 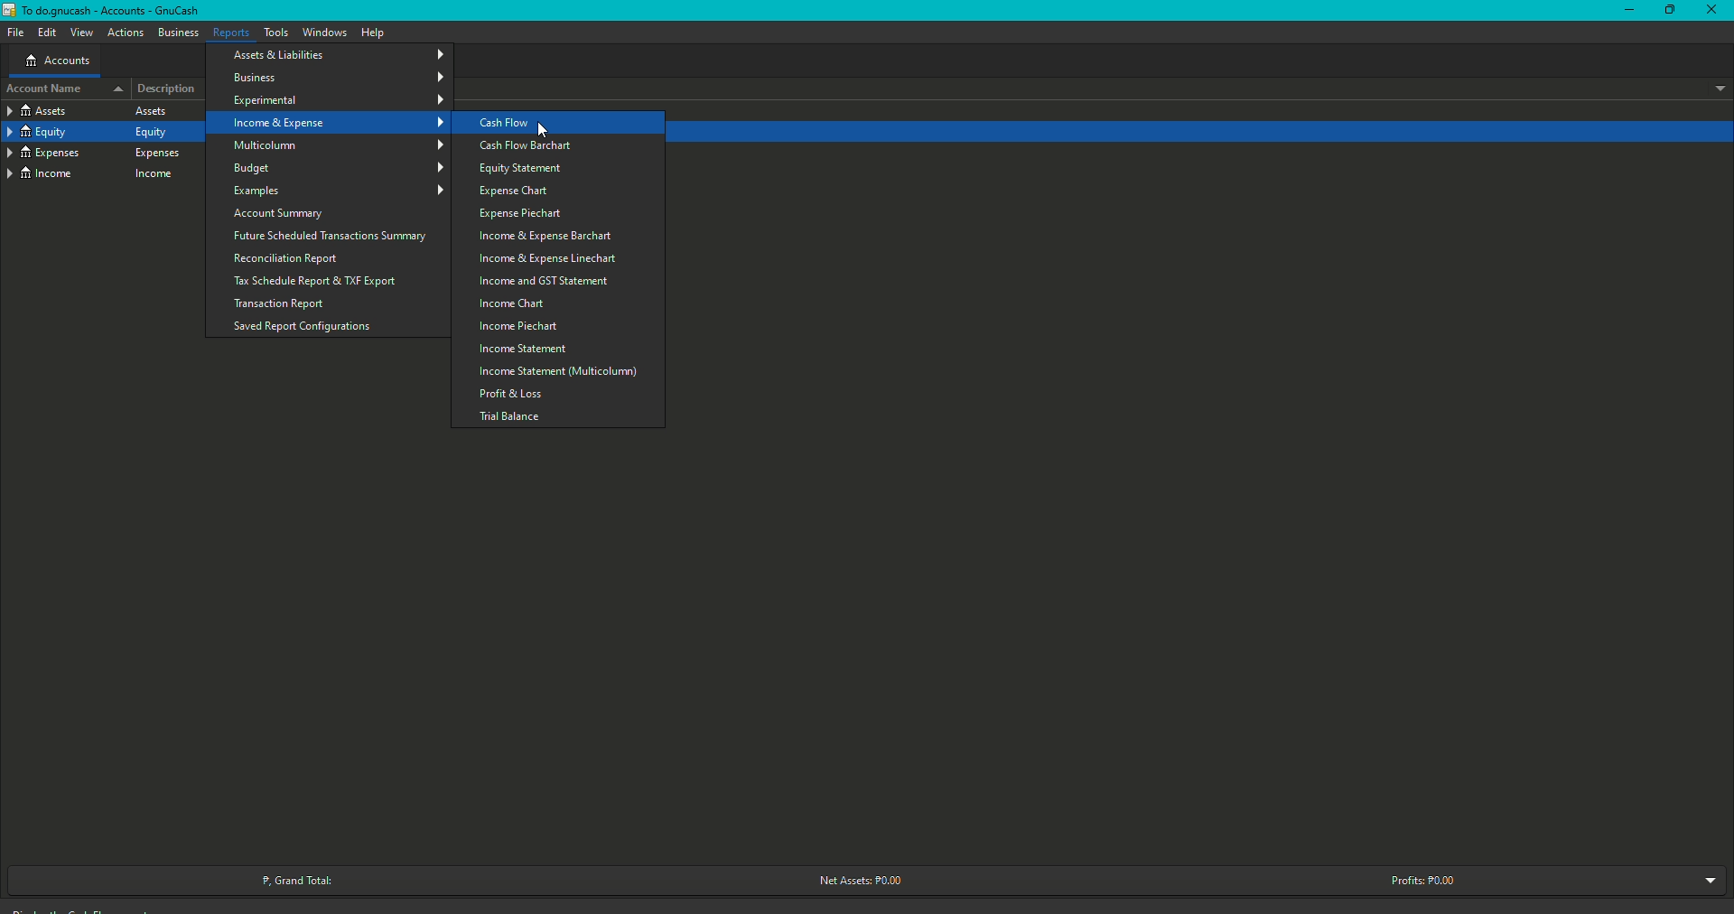 What do you see at coordinates (339, 124) in the screenshot?
I see `Income and Expenses` at bounding box center [339, 124].